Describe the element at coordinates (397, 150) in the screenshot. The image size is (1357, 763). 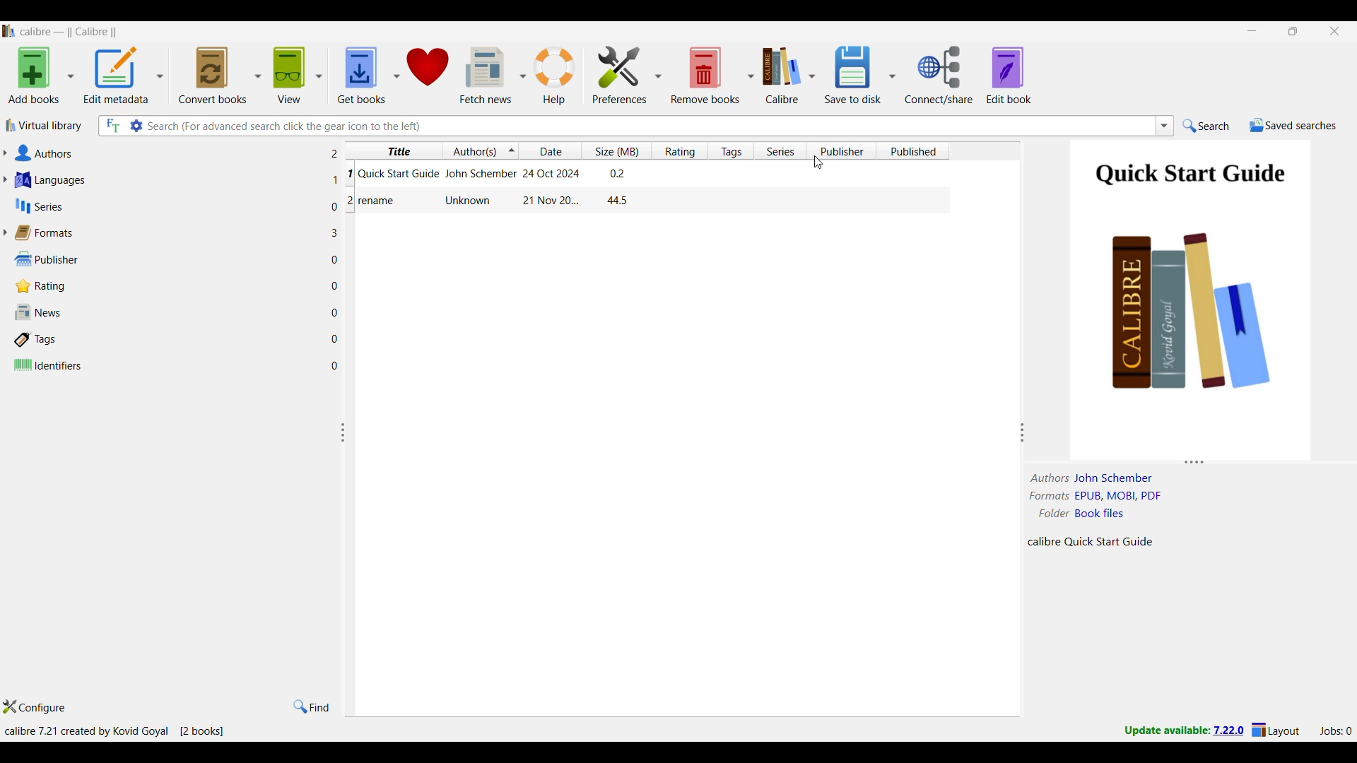
I see `Title options` at that location.